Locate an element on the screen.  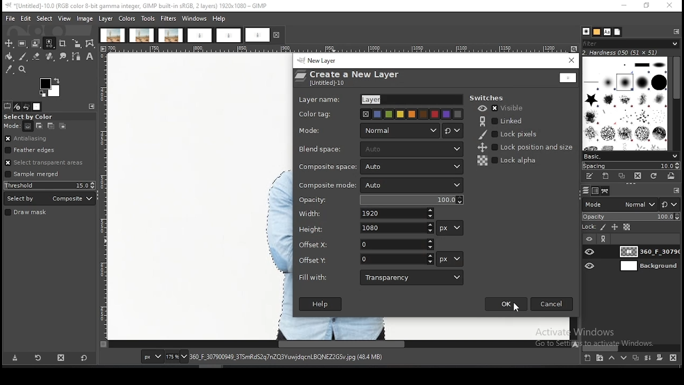
lock position and size is located at coordinates (614, 228).